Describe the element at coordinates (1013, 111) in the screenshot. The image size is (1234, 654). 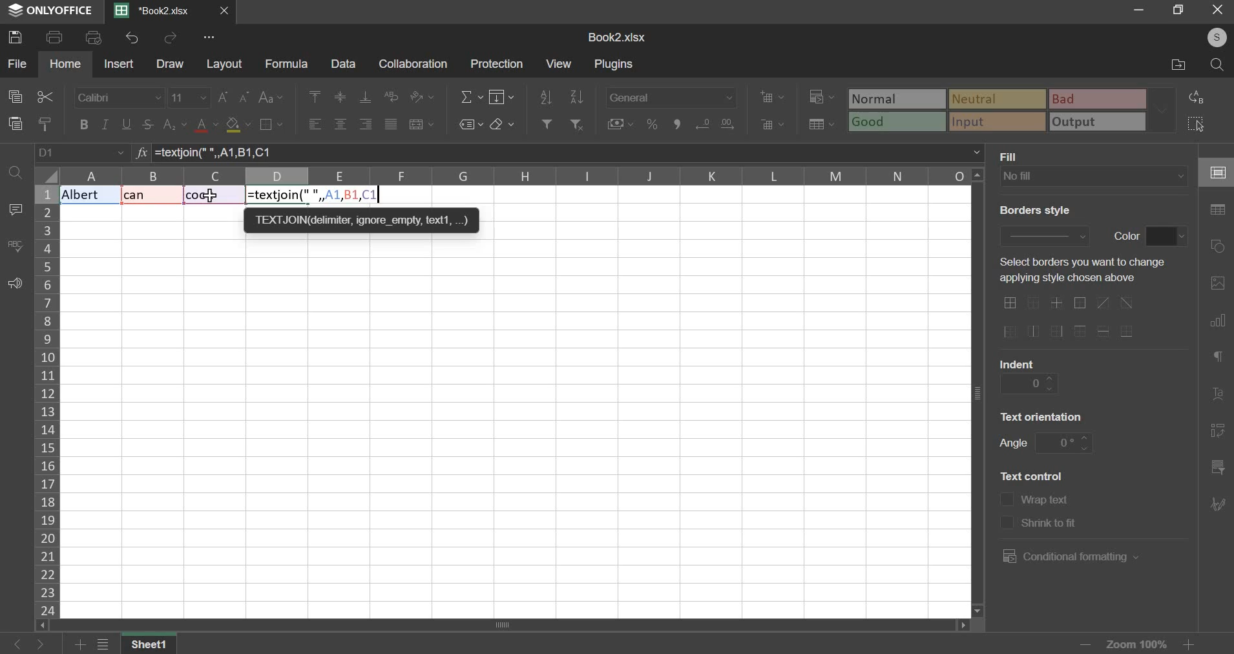
I see `type` at that location.